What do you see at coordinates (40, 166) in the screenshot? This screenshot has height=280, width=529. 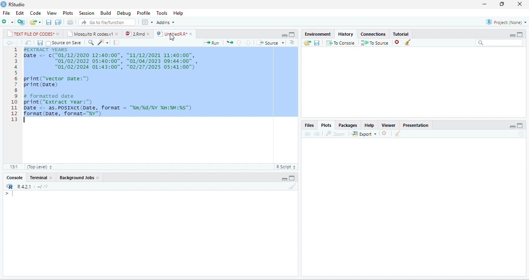 I see `Top Level` at bounding box center [40, 166].